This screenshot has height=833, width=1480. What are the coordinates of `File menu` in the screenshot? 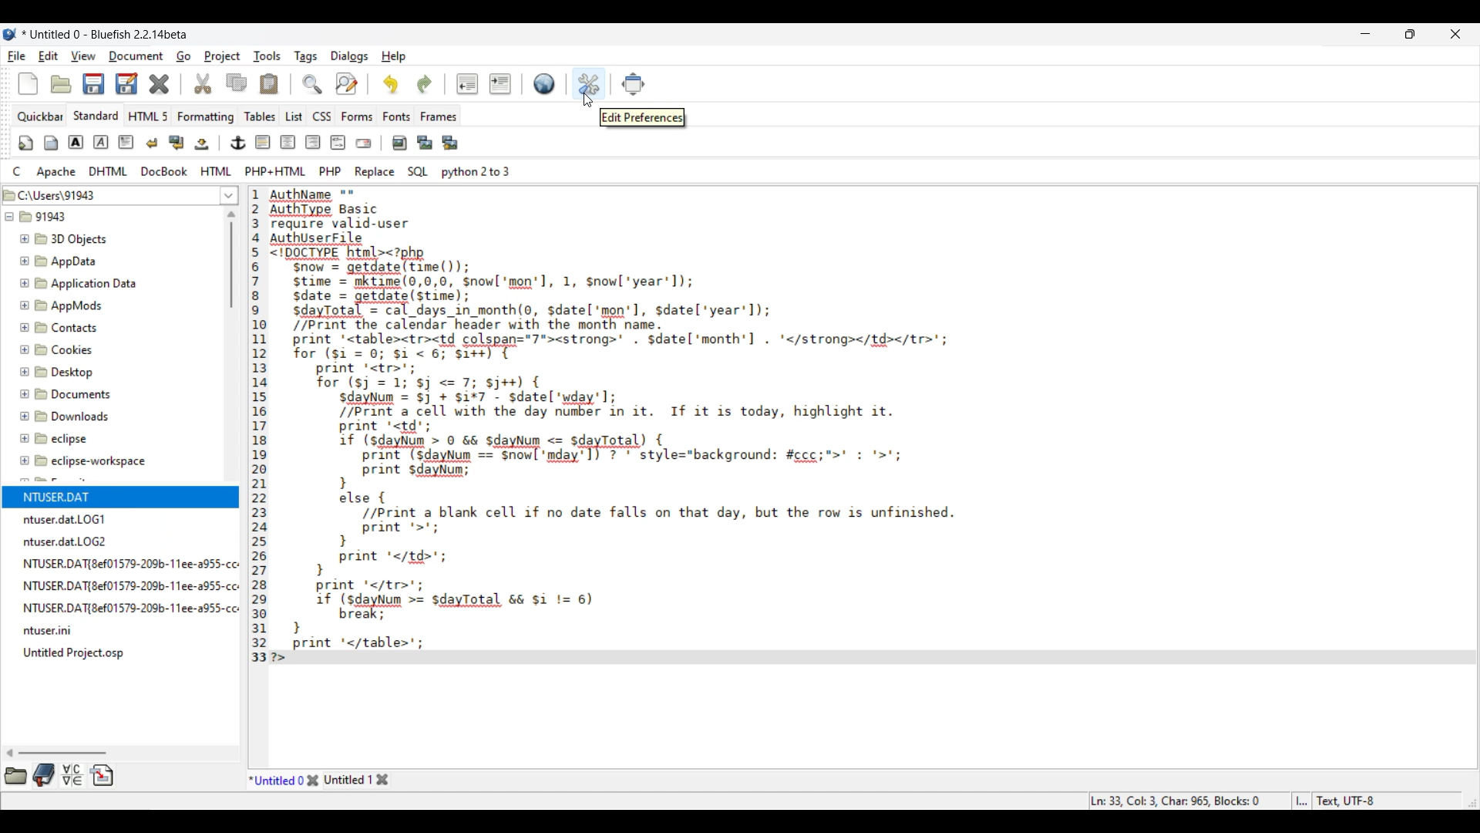 It's located at (17, 56).